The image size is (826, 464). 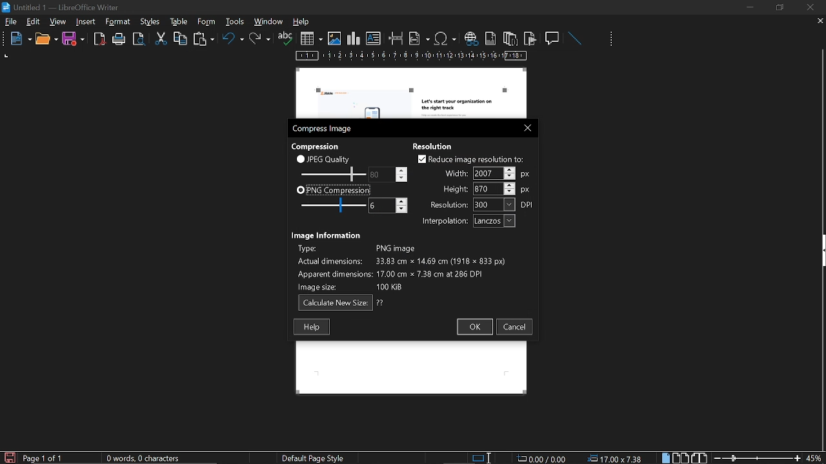 I want to click on current zoom, so click(x=815, y=458).